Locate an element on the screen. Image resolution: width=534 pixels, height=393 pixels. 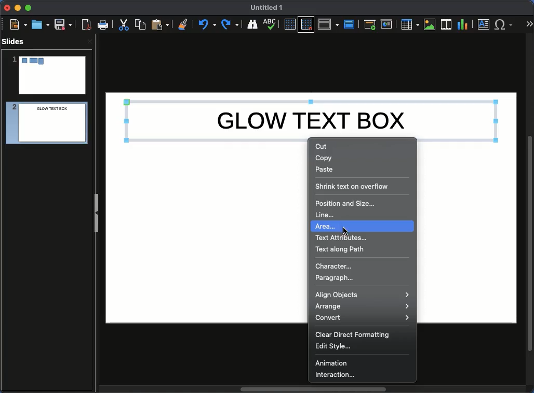
Line is located at coordinates (326, 215).